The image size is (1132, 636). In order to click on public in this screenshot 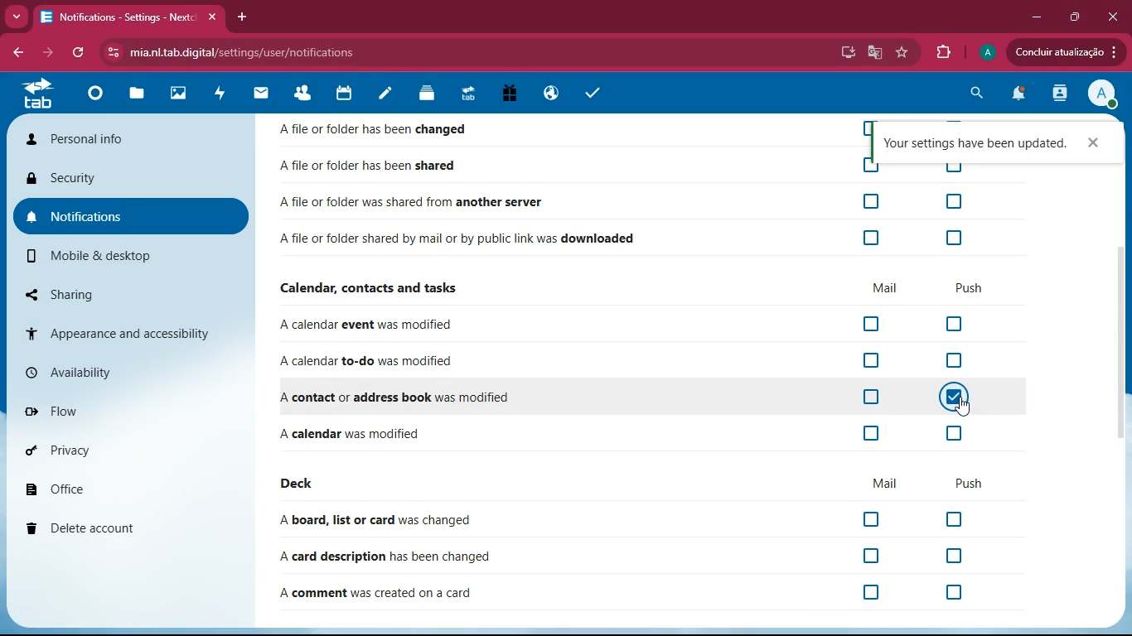, I will do `click(550, 94)`.